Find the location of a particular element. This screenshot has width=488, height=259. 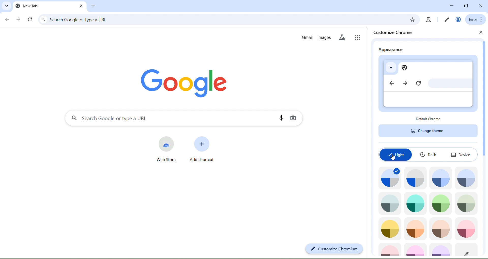

restore down is located at coordinates (465, 5).